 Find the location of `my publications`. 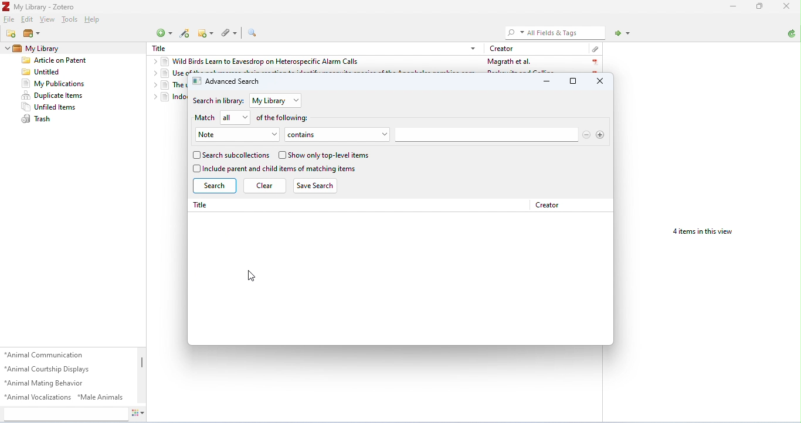

my publications is located at coordinates (53, 84).